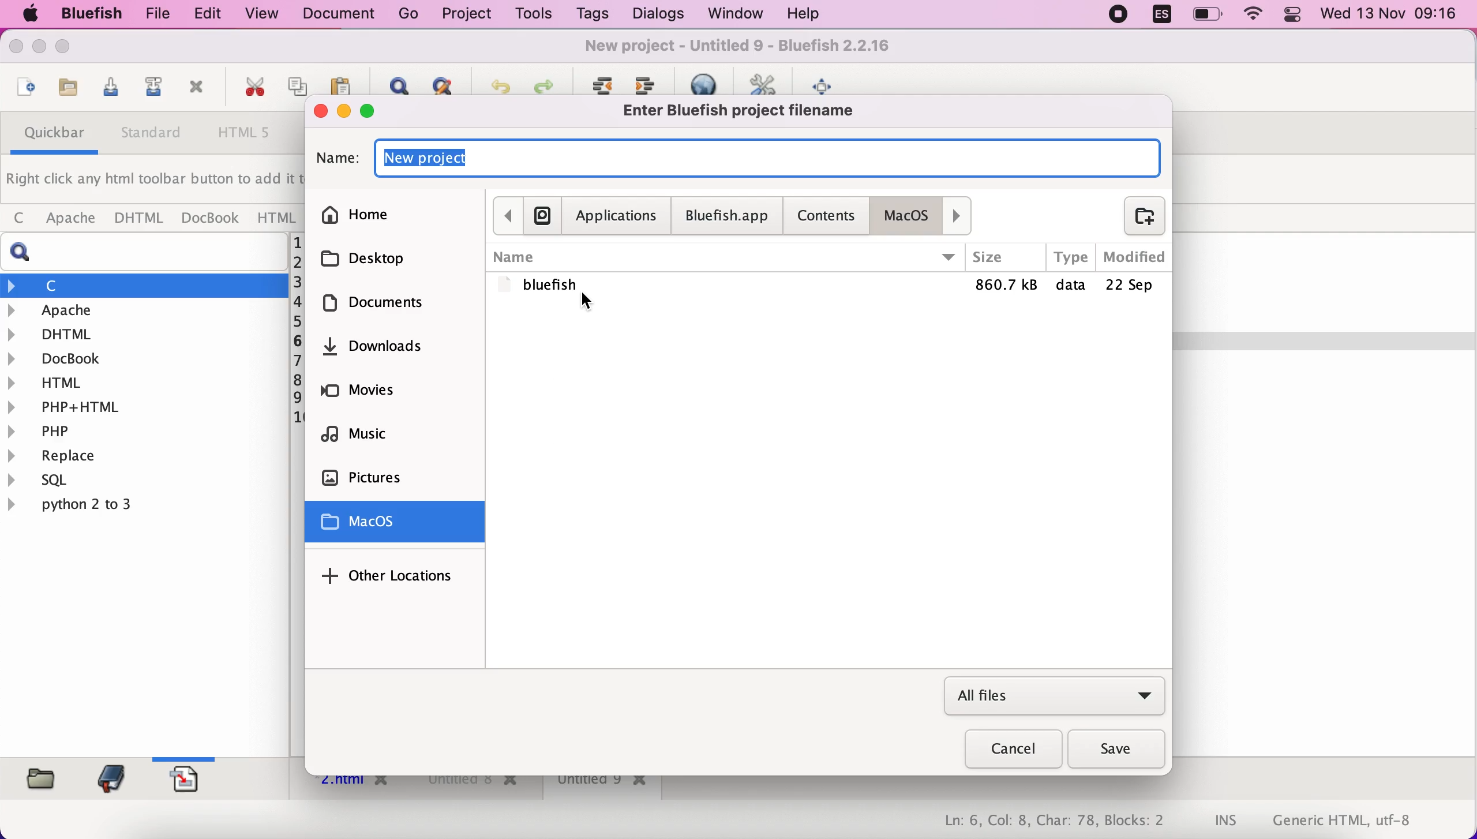 Image resolution: width=1477 pixels, height=839 pixels. I want to click on paste, so click(340, 83).